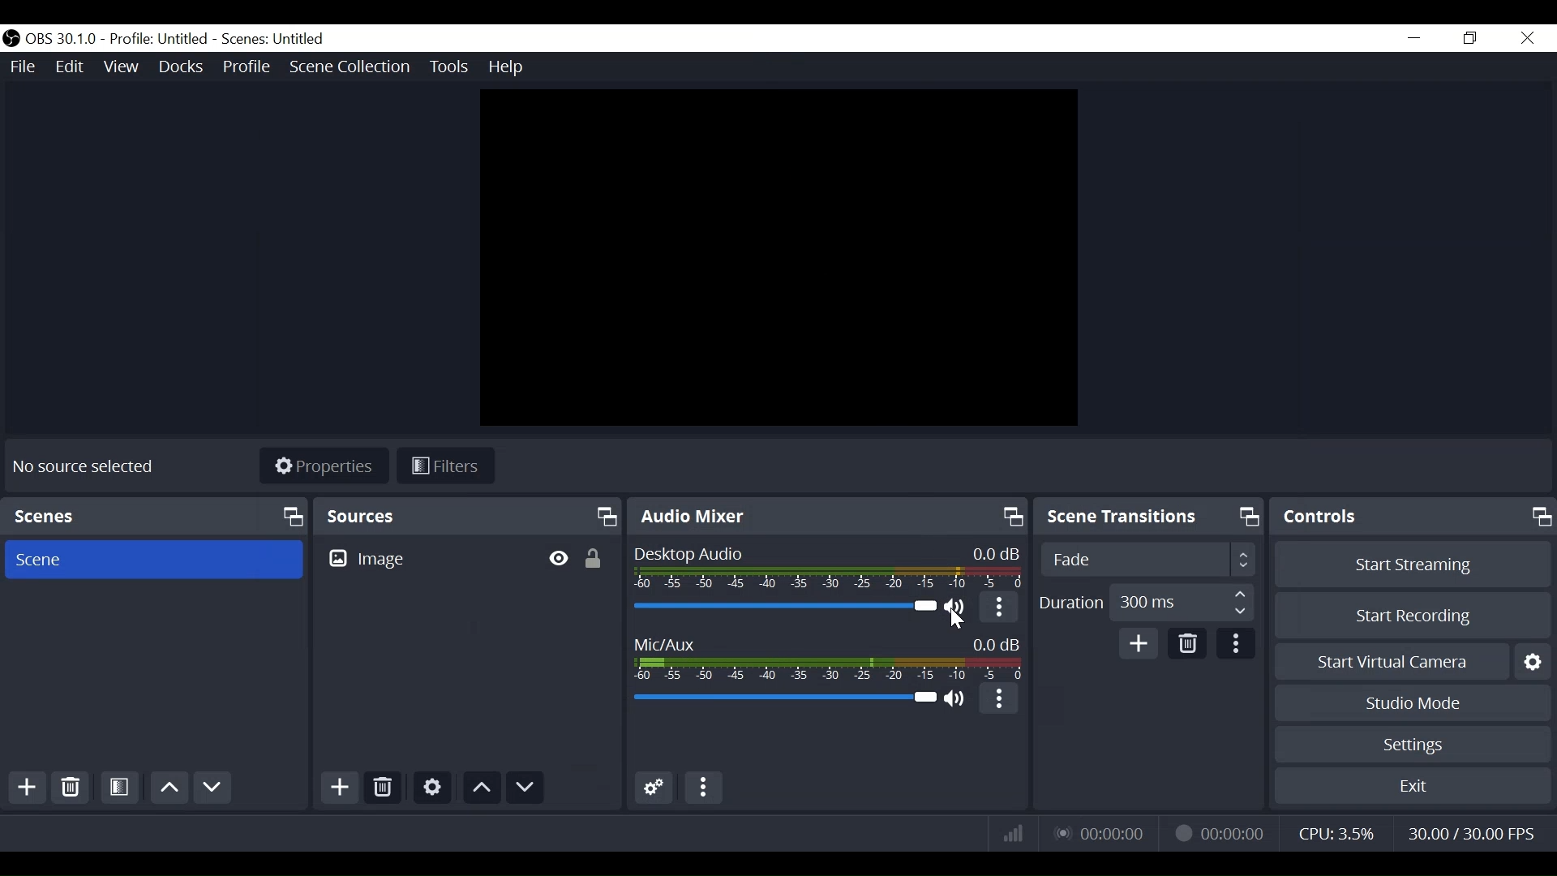 The image size is (1557, 876). What do you see at coordinates (352, 67) in the screenshot?
I see `Scene Collection` at bounding box center [352, 67].